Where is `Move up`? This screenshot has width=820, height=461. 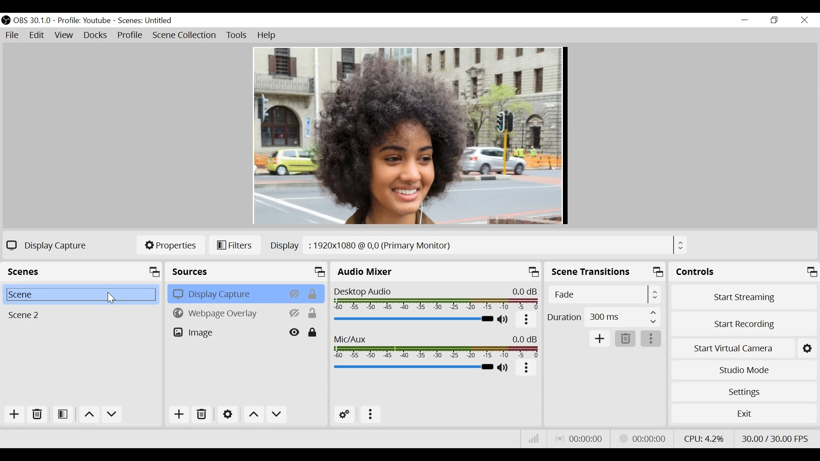
Move up is located at coordinates (88, 415).